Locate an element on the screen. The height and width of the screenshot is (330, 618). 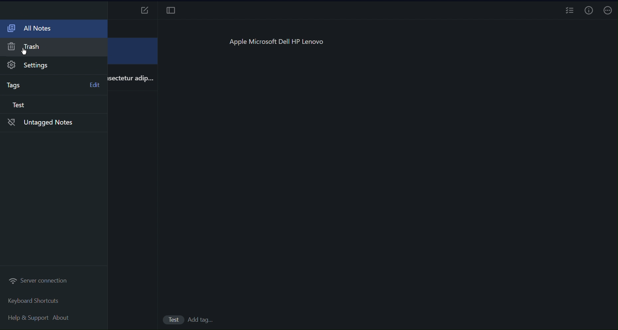
More is located at coordinates (608, 10).